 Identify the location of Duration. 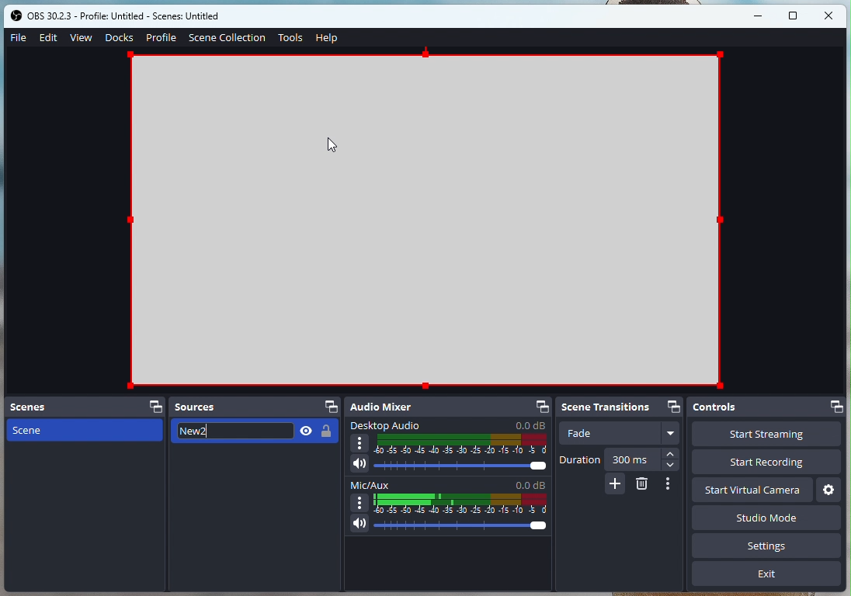
(620, 459).